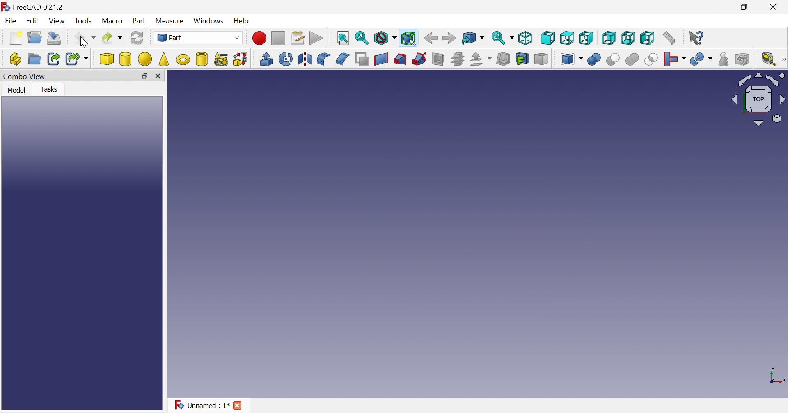 The height and width of the screenshot is (413, 788). What do you see at coordinates (541, 59) in the screenshot?
I see `Color per face` at bounding box center [541, 59].